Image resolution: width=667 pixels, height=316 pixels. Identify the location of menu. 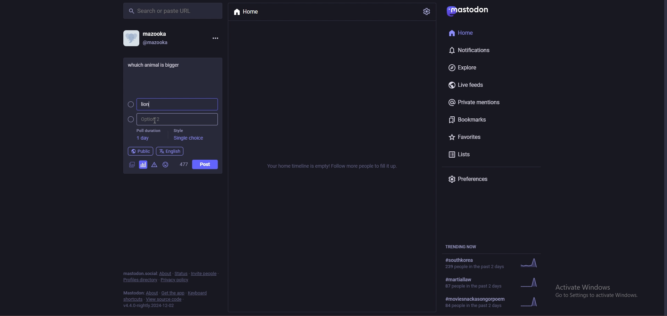
(215, 38).